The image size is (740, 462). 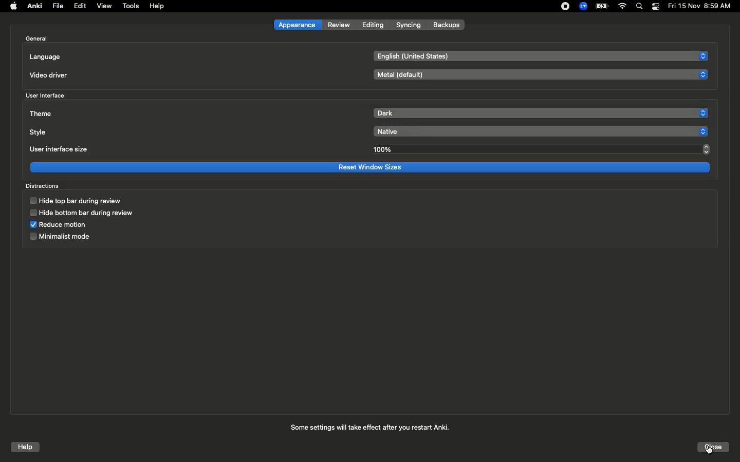 What do you see at coordinates (58, 224) in the screenshot?
I see `Reduce motion` at bounding box center [58, 224].